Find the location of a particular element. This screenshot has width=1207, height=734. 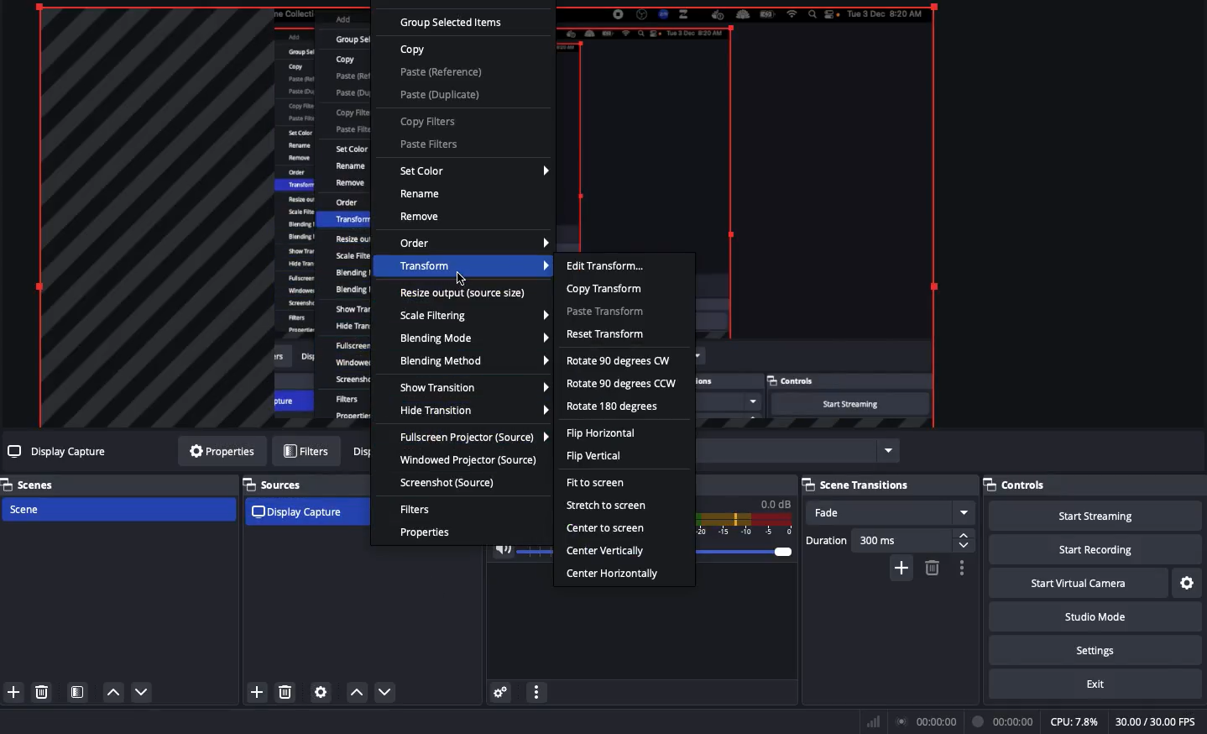

Blending method is located at coordinates (473, 359).